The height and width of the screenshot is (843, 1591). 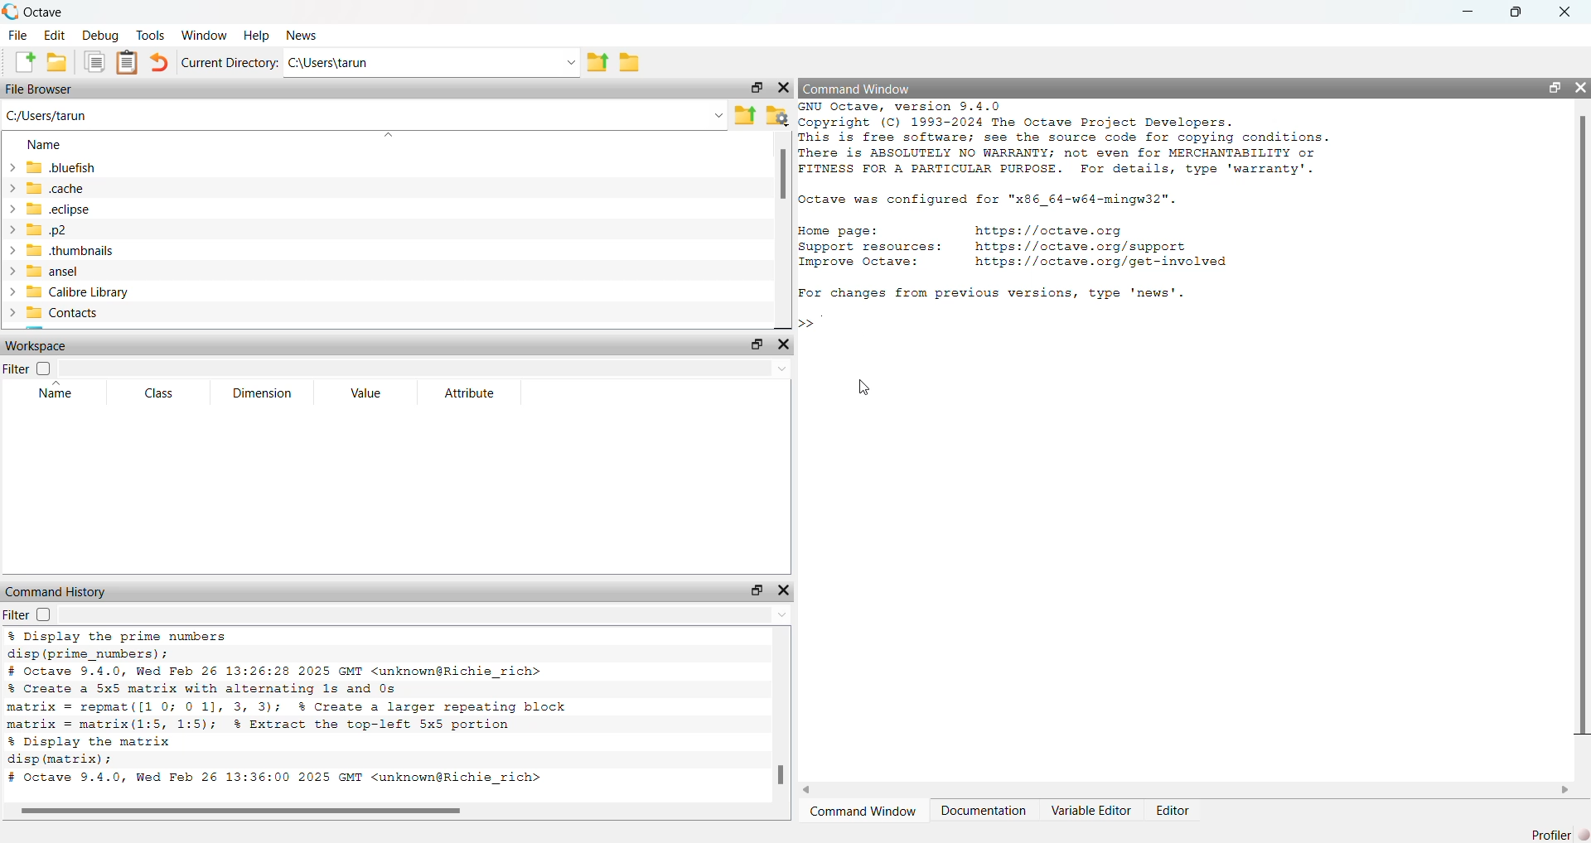 I want to click on dimension, so click(x=266, y=393).